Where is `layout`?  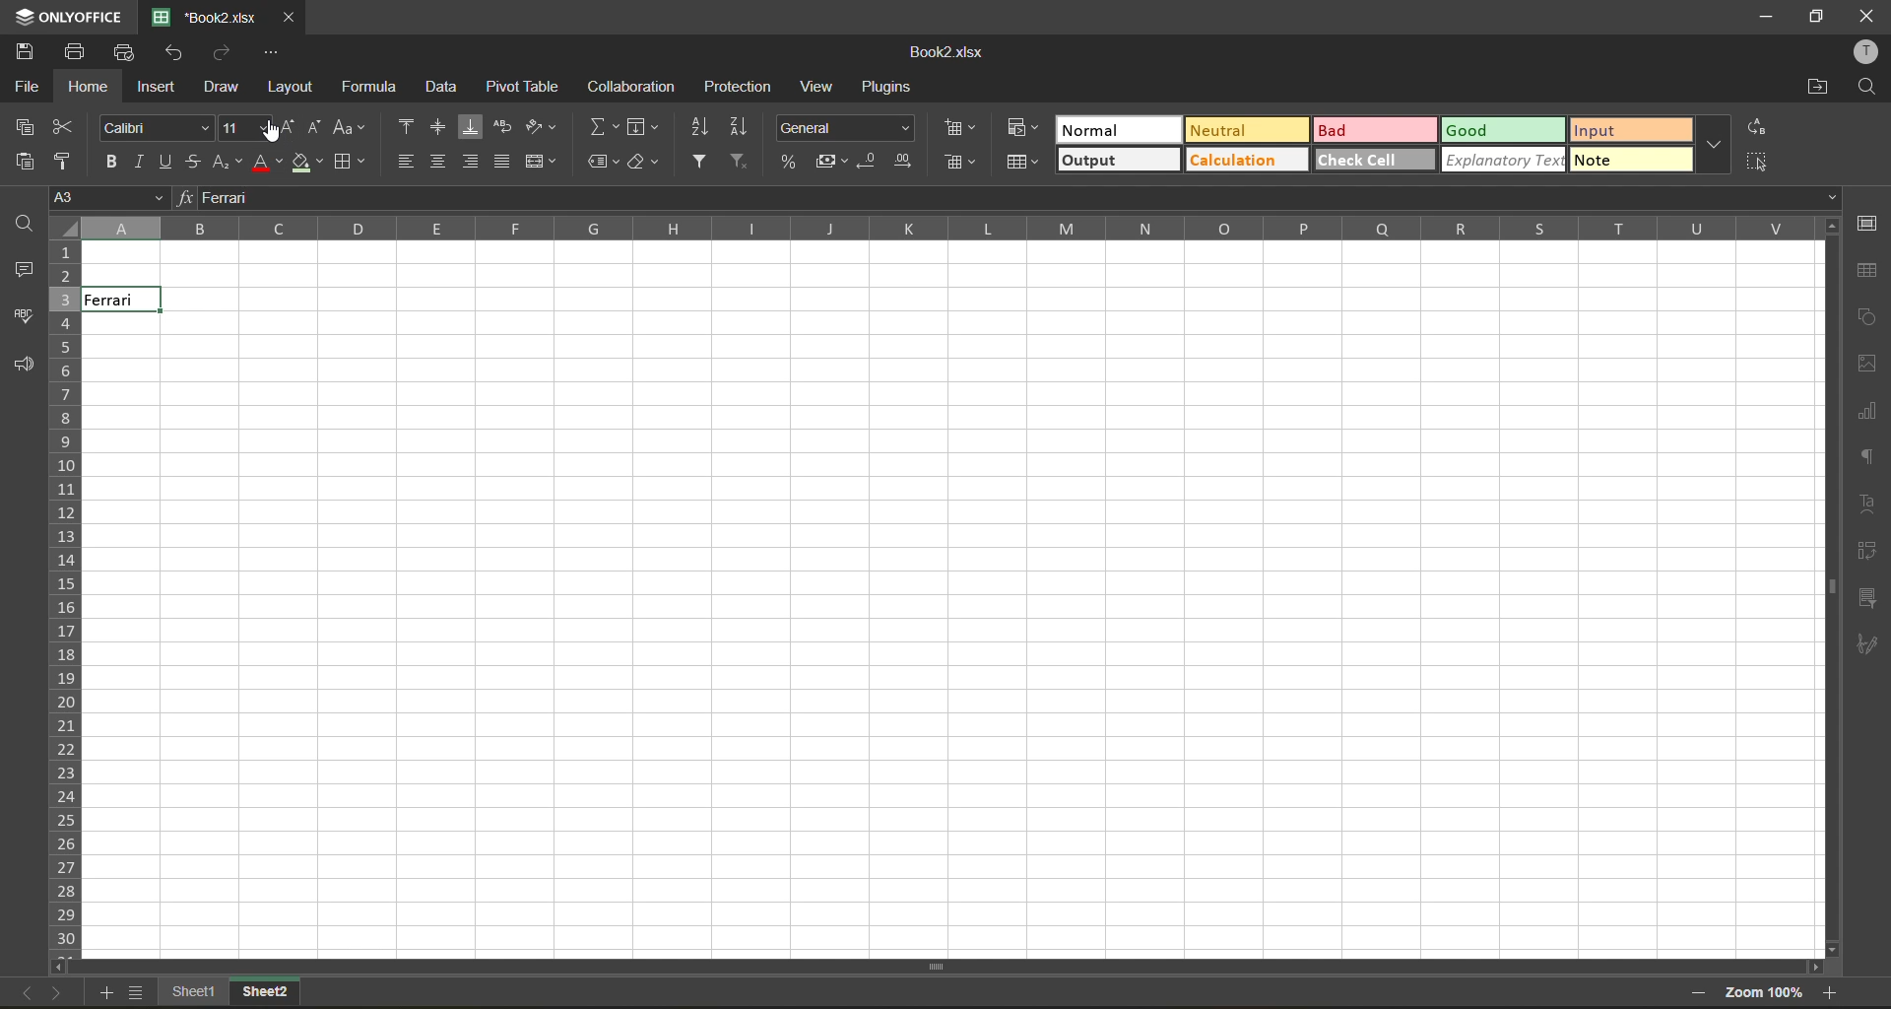 layout is located at coordinates (291, 87).